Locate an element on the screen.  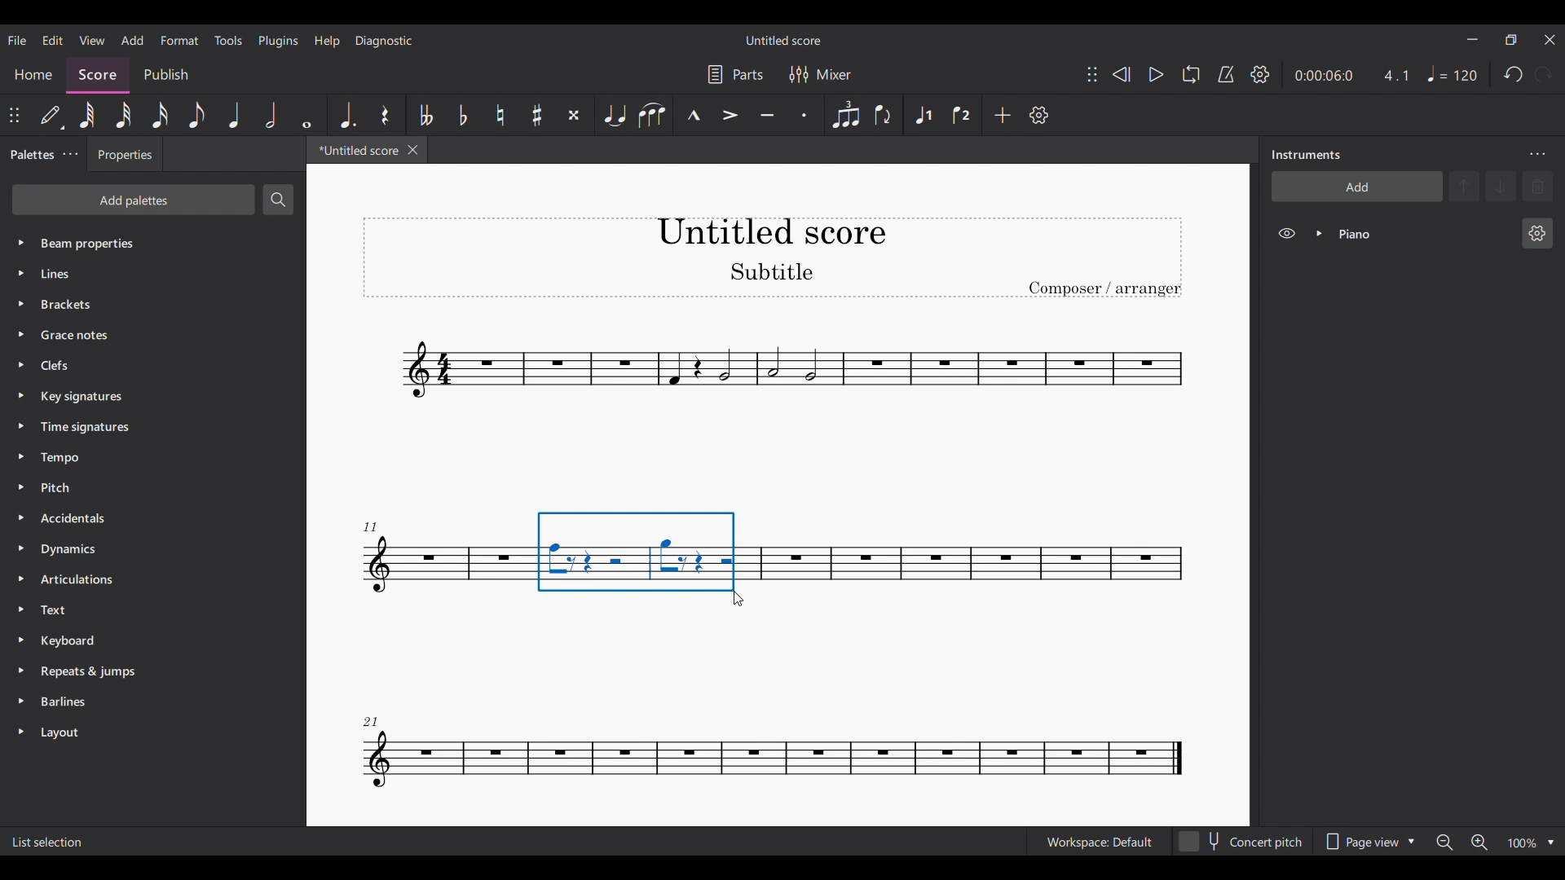
Slur is located at coordinates (654, 115).